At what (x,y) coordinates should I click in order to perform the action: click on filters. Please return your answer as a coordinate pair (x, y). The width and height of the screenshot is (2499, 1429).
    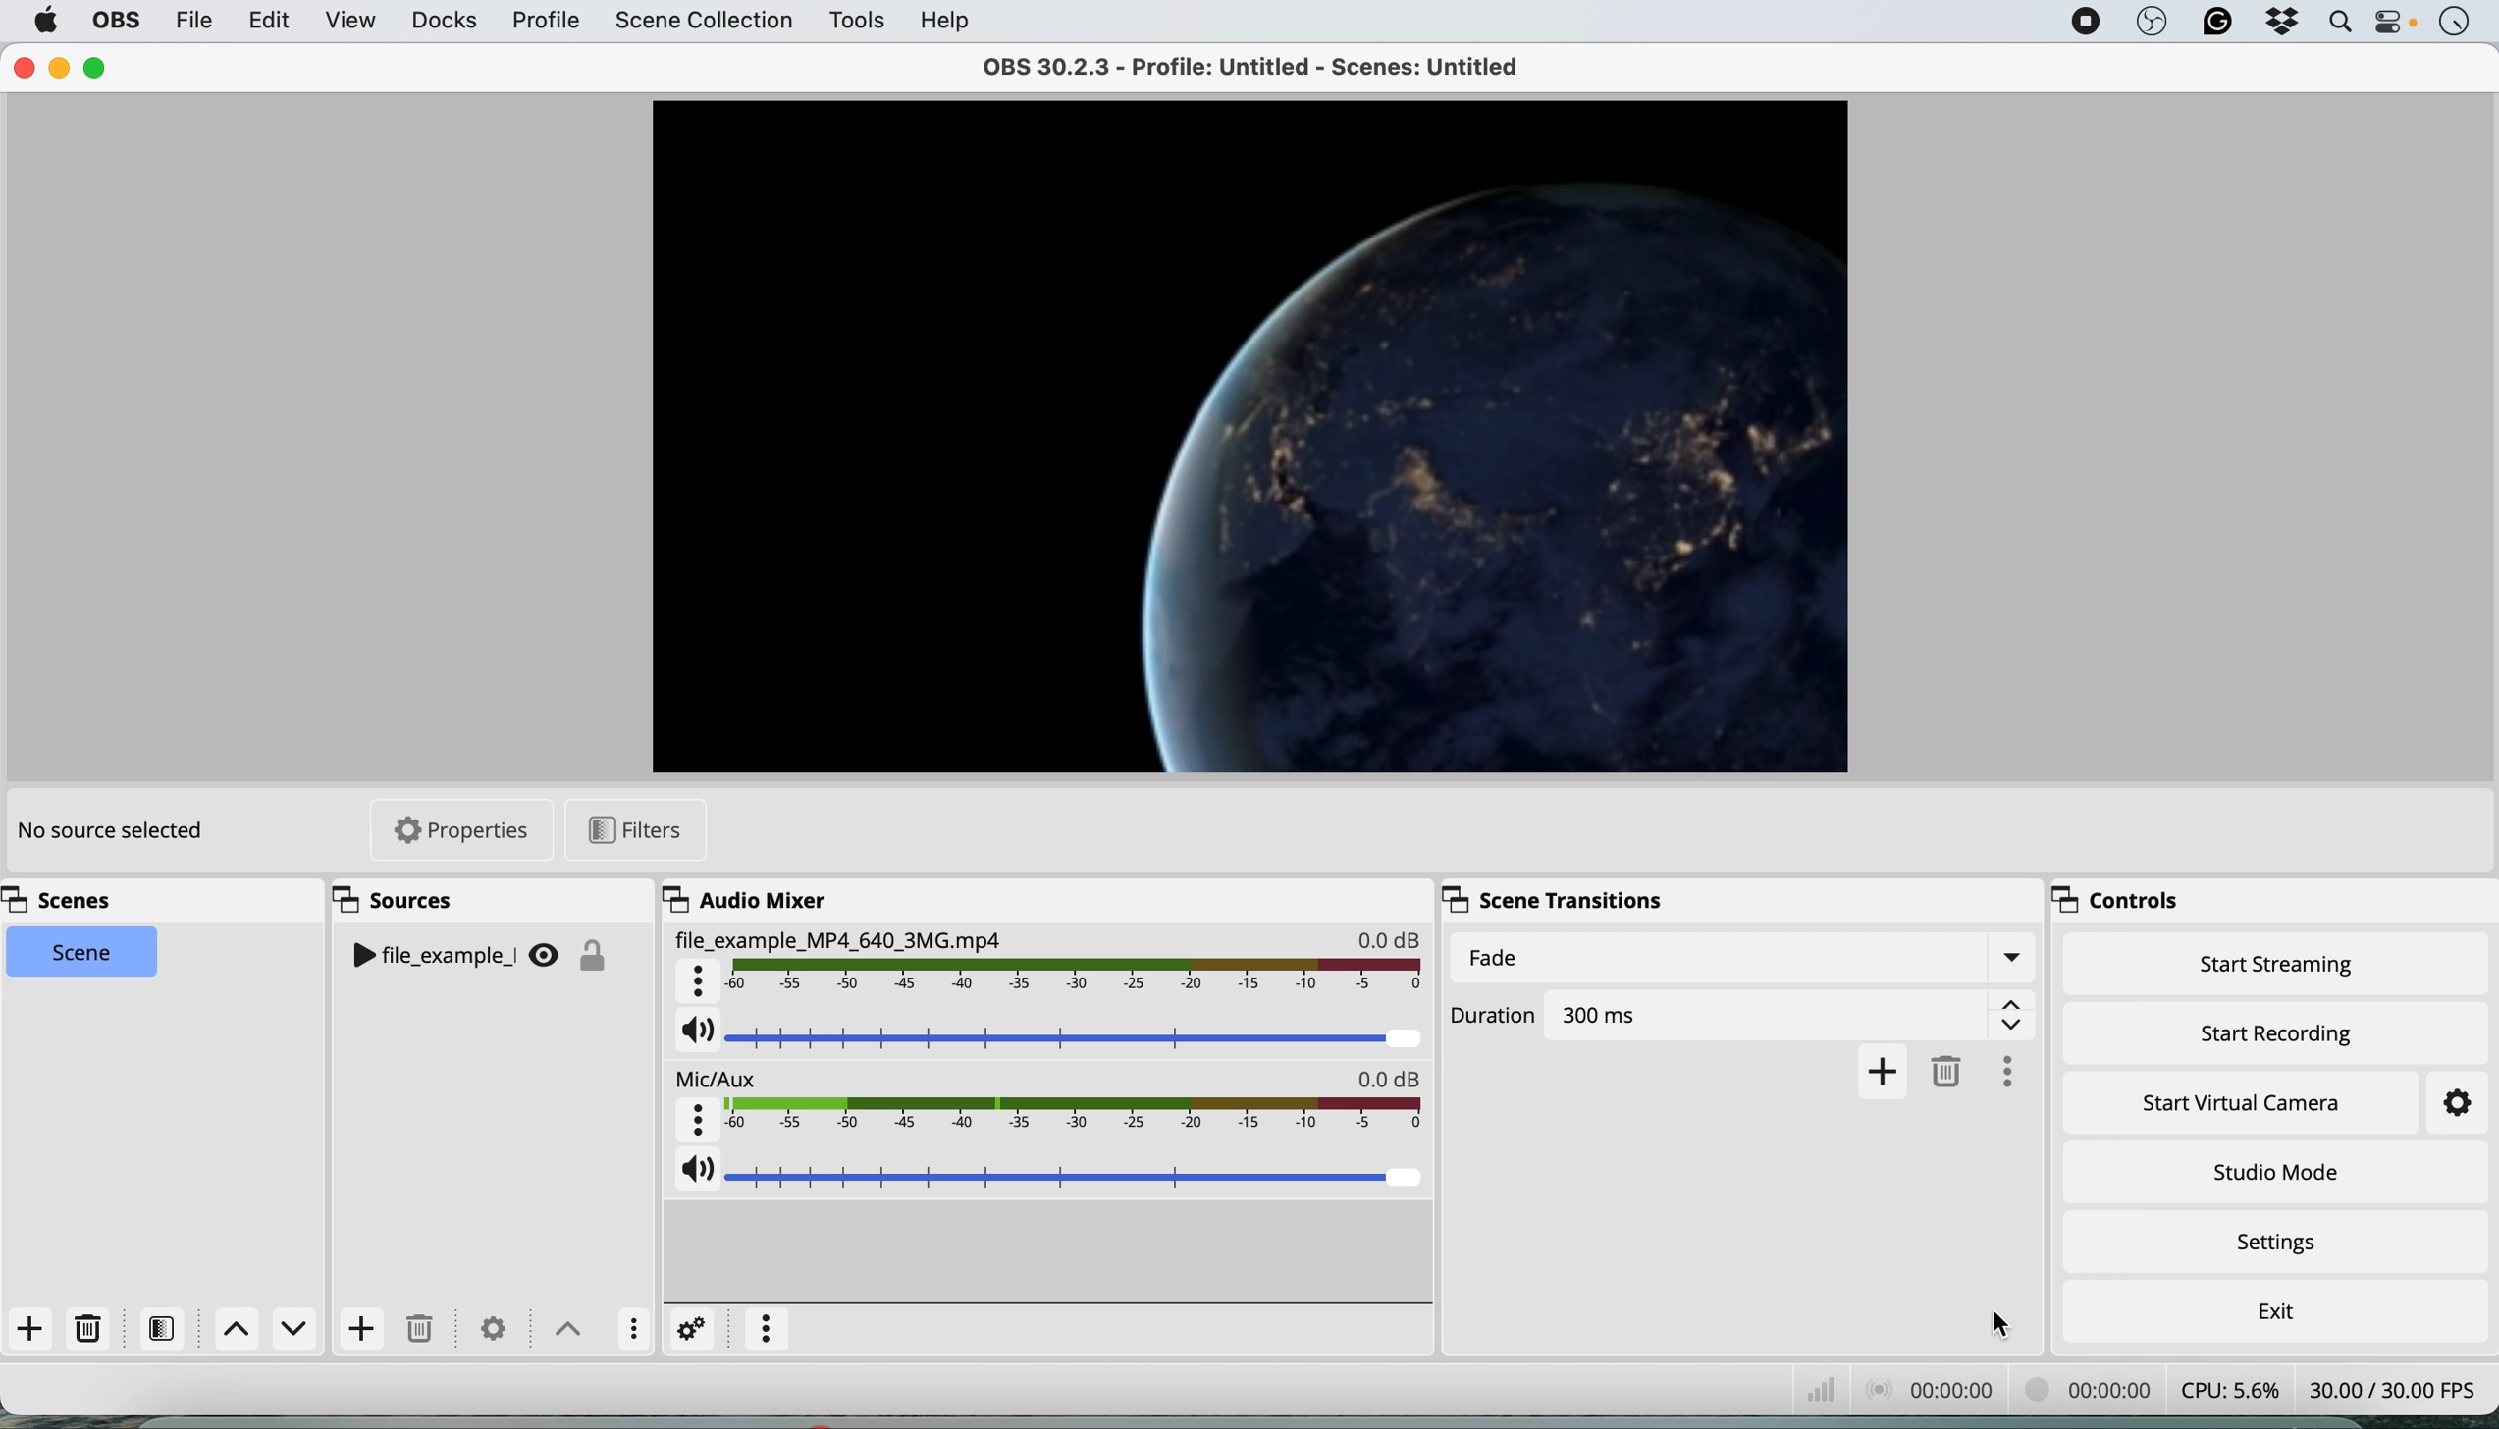
    Looking at the image, I should click on (639, 830).